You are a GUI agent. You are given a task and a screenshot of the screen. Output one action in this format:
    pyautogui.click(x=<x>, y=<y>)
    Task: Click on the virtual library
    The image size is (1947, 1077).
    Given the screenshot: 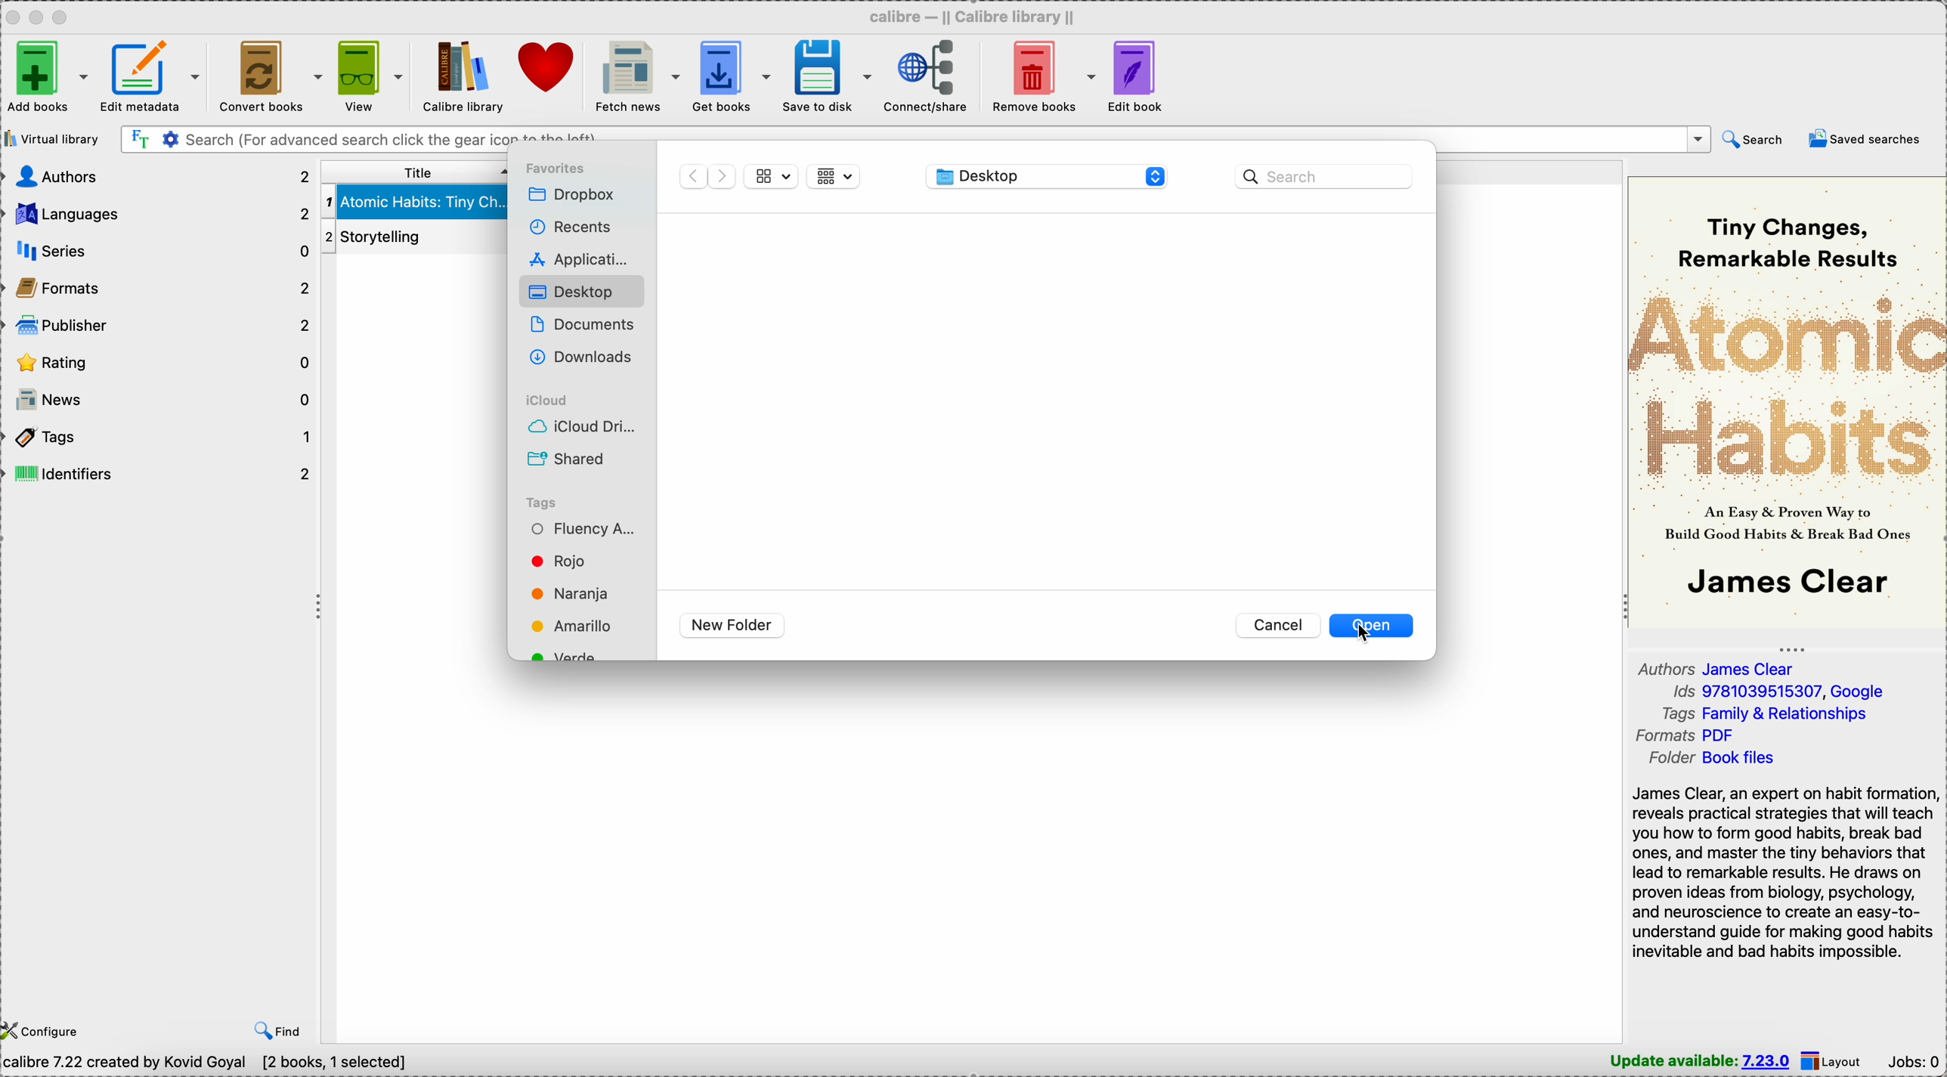 What is the action you would take?
    pyautogui.click(x=51, y=138)
    